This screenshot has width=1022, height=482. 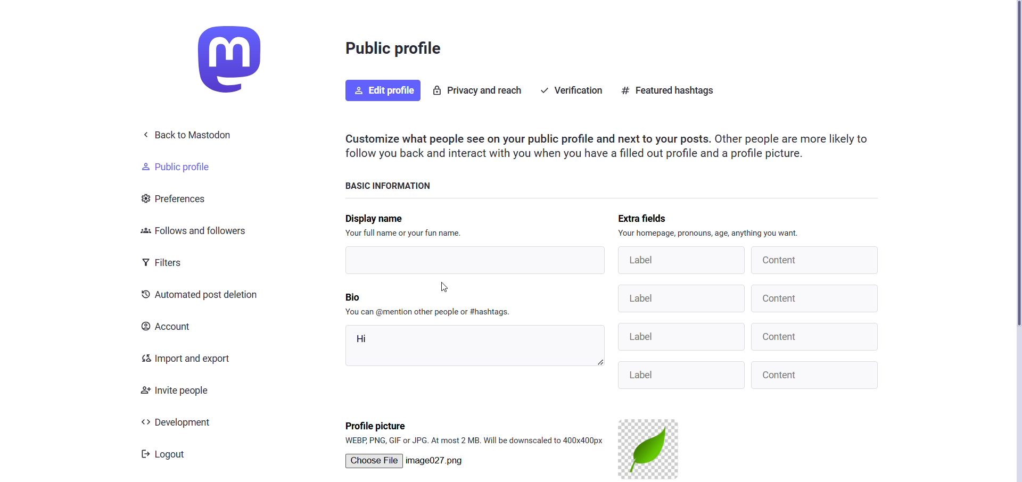 What do you see at coordinates (169, 168) in the screenshot?
I see `public` at bounding box center [169, 168].